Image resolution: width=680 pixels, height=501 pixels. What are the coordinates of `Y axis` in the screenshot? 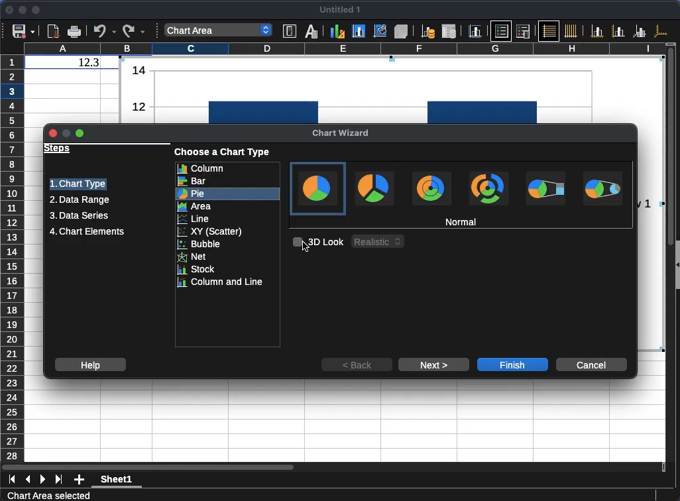 It's located at (618, 30).